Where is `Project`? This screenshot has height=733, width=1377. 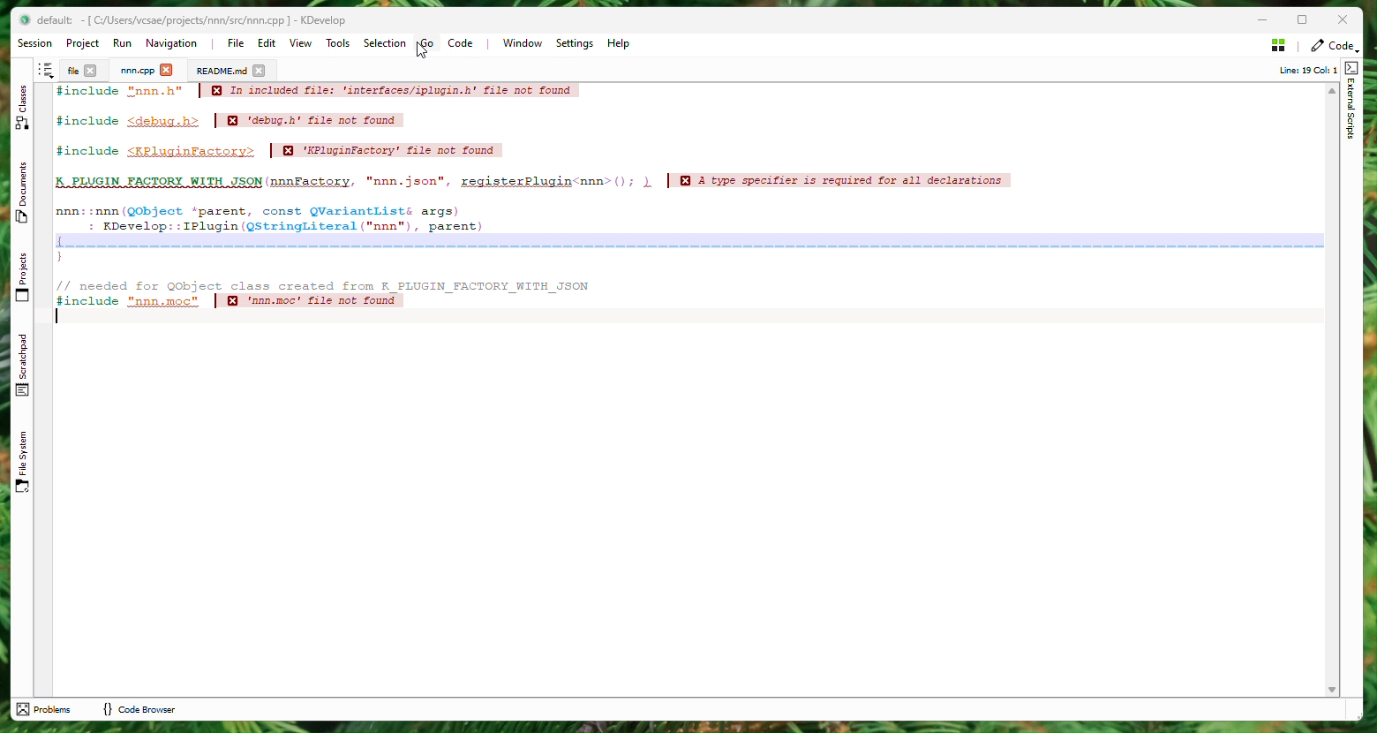 Project is located at coordinates (82, 43).